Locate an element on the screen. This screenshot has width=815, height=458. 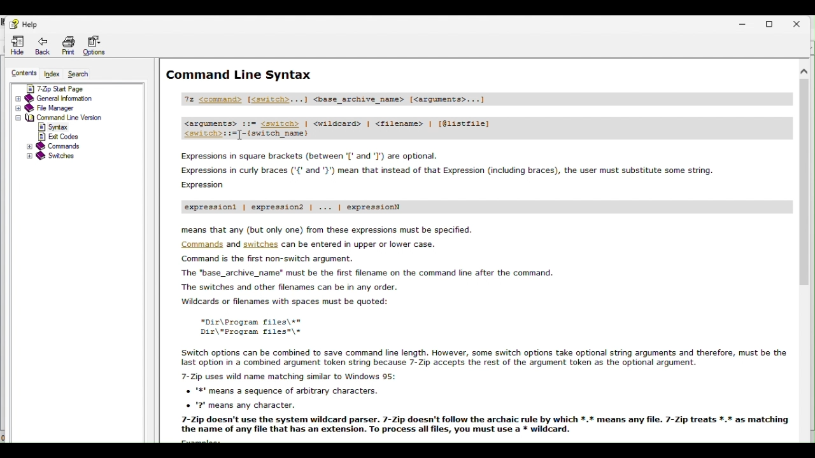
close is located at coordinates (800, 23).